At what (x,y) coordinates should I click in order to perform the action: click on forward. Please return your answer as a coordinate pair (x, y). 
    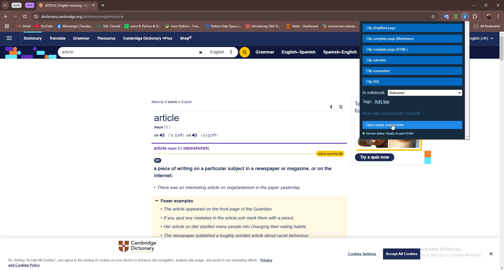
    Looking at the image, I should click on (15, 17).